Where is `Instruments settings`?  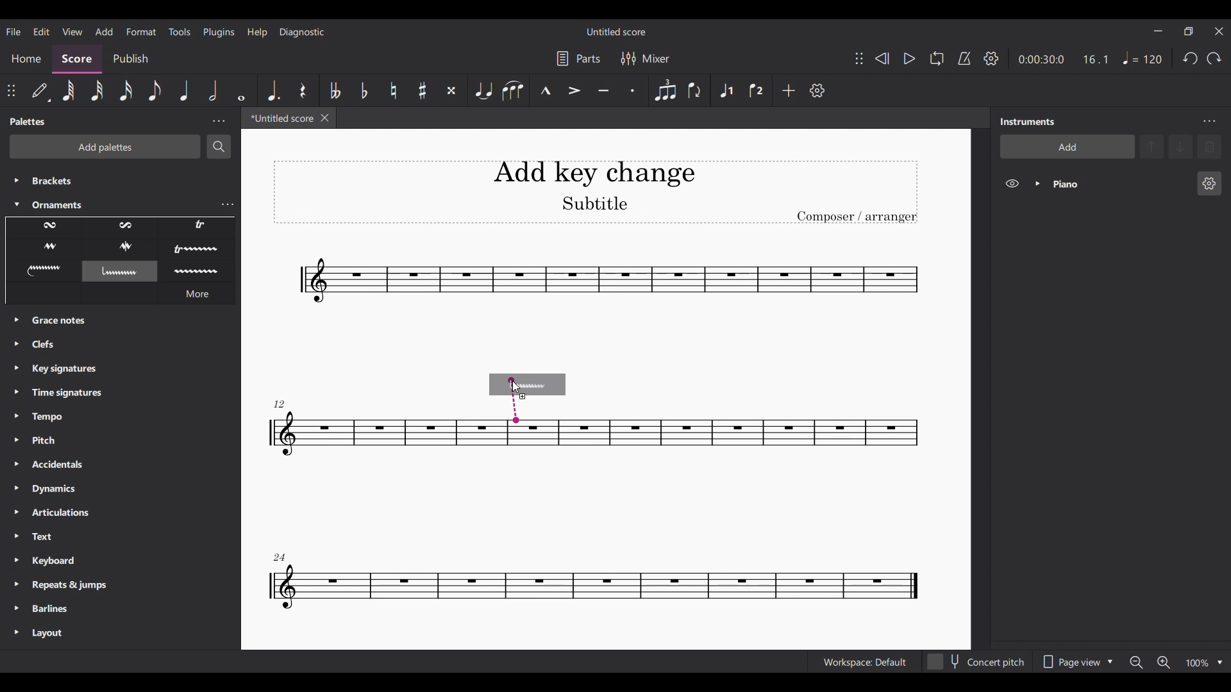 Instruments settings is located at coordinates (1210, 122).